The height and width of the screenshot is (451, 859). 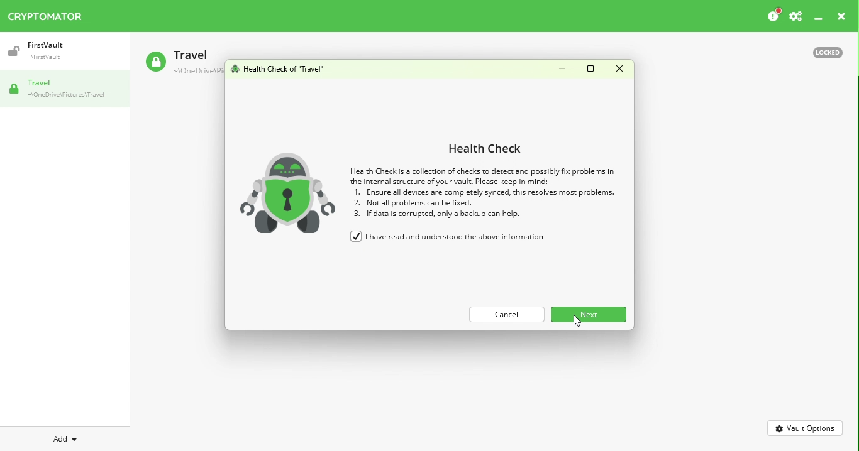 I want to click on Cance, so click(x=508, y=314).